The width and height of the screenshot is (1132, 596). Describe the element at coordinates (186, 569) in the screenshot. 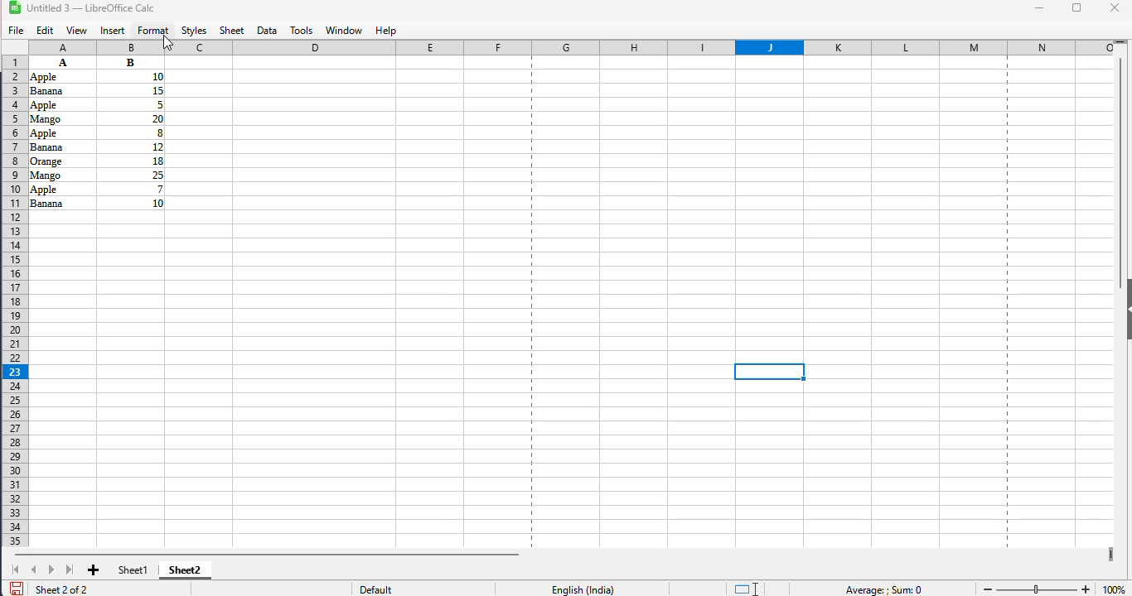

I see `sheet2` at that location.